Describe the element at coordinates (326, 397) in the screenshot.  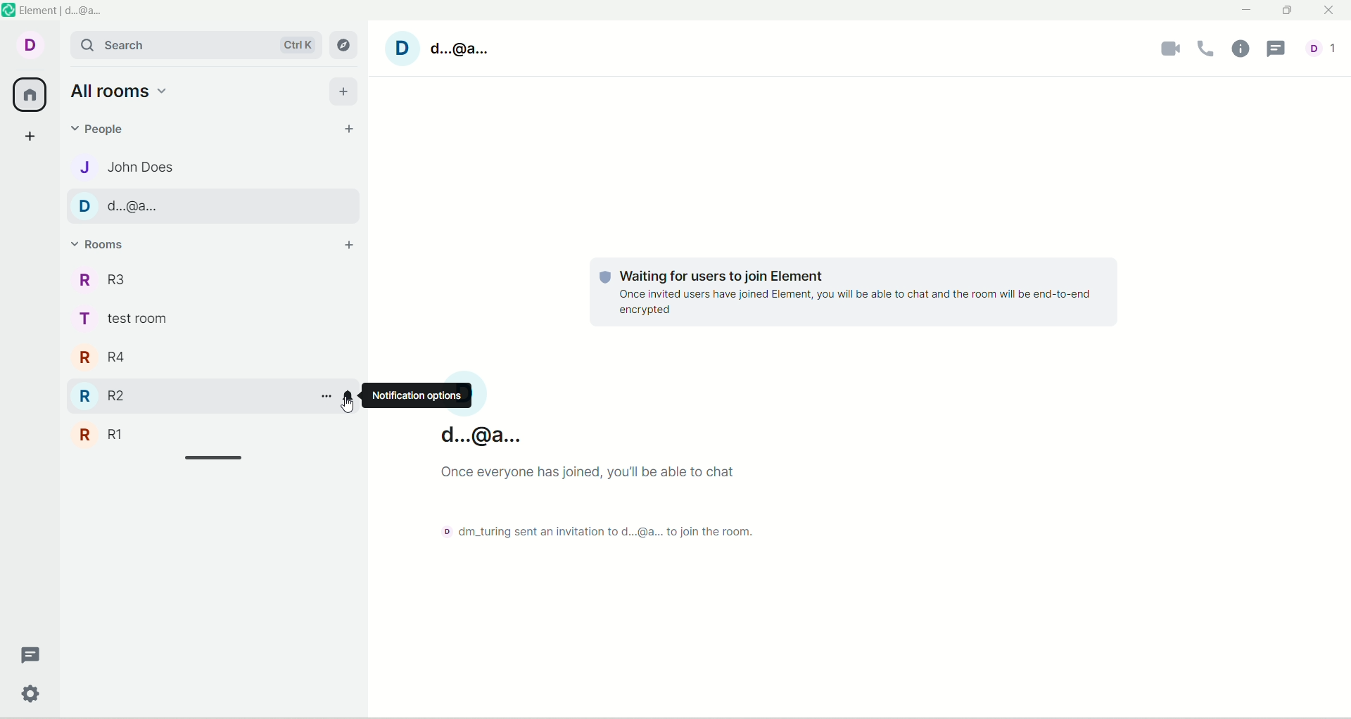
I see `room options` at that location.